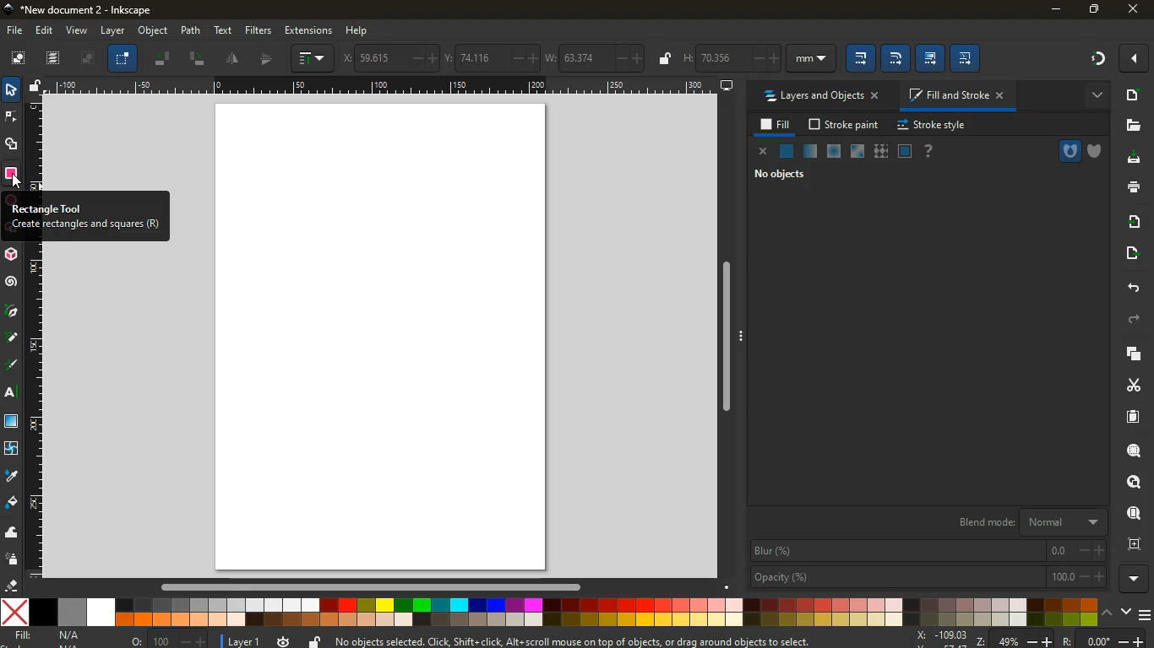 The height and width of the screenshot is (648, 1154). I want to click on o, so click(170, 640).